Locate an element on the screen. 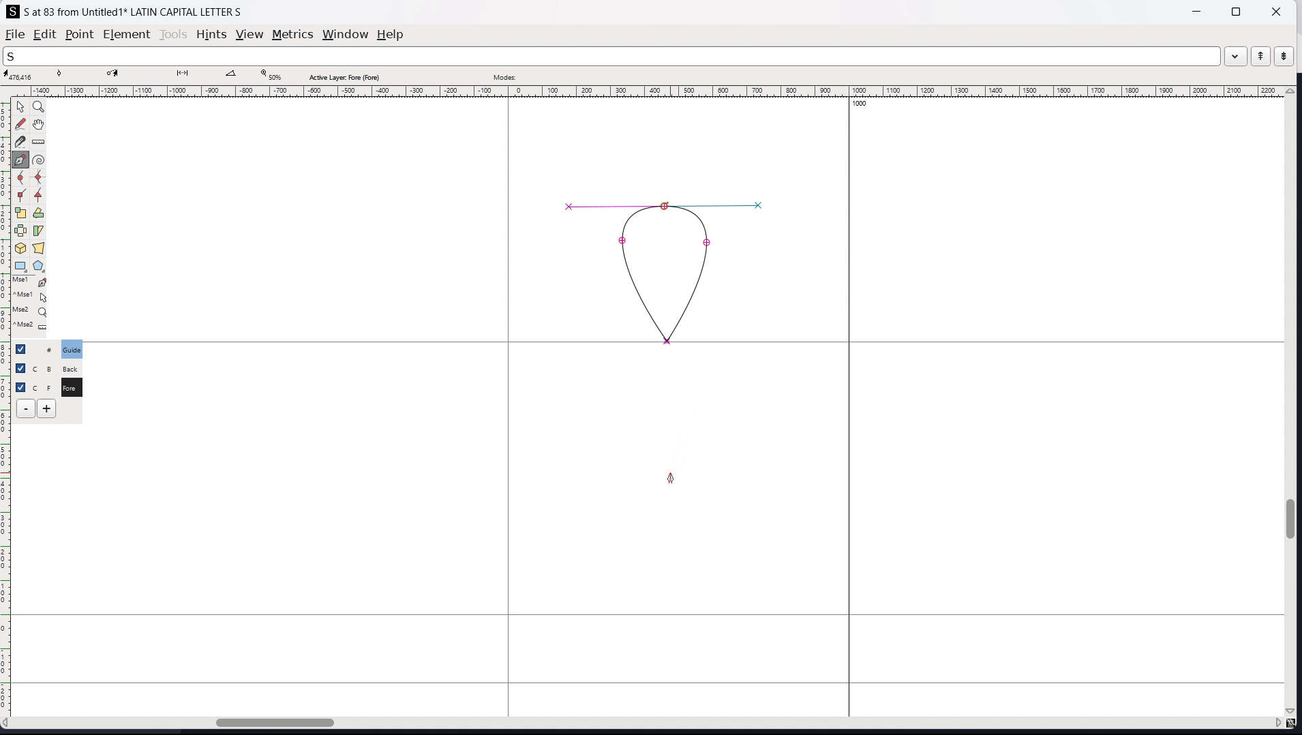  cursor is located at coordinates (671, 479).